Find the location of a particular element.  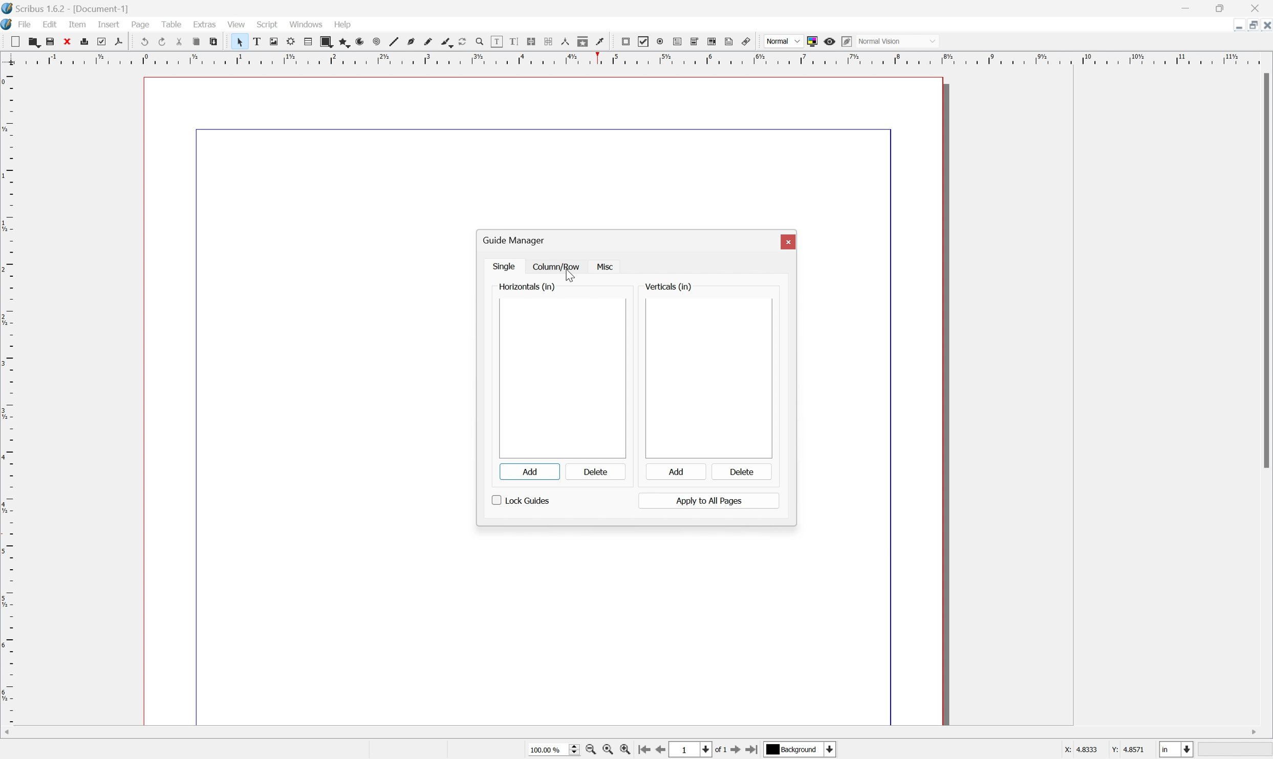

apply to all pages is located at coordinates (710, 501).